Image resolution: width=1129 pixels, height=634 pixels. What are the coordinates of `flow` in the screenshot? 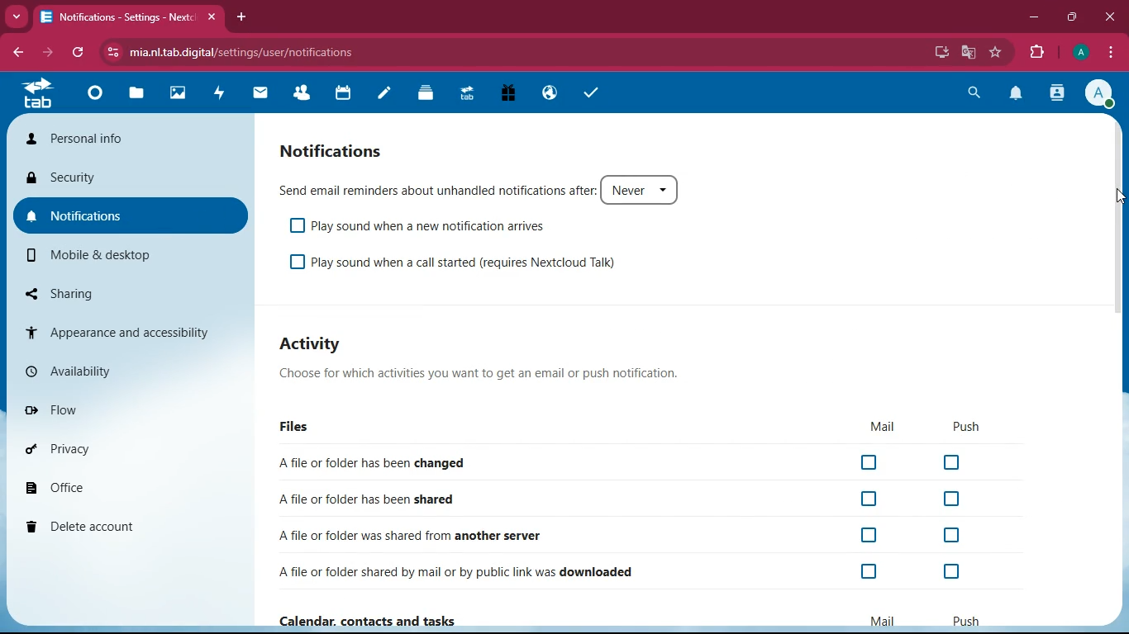 It's located at (131, 411).